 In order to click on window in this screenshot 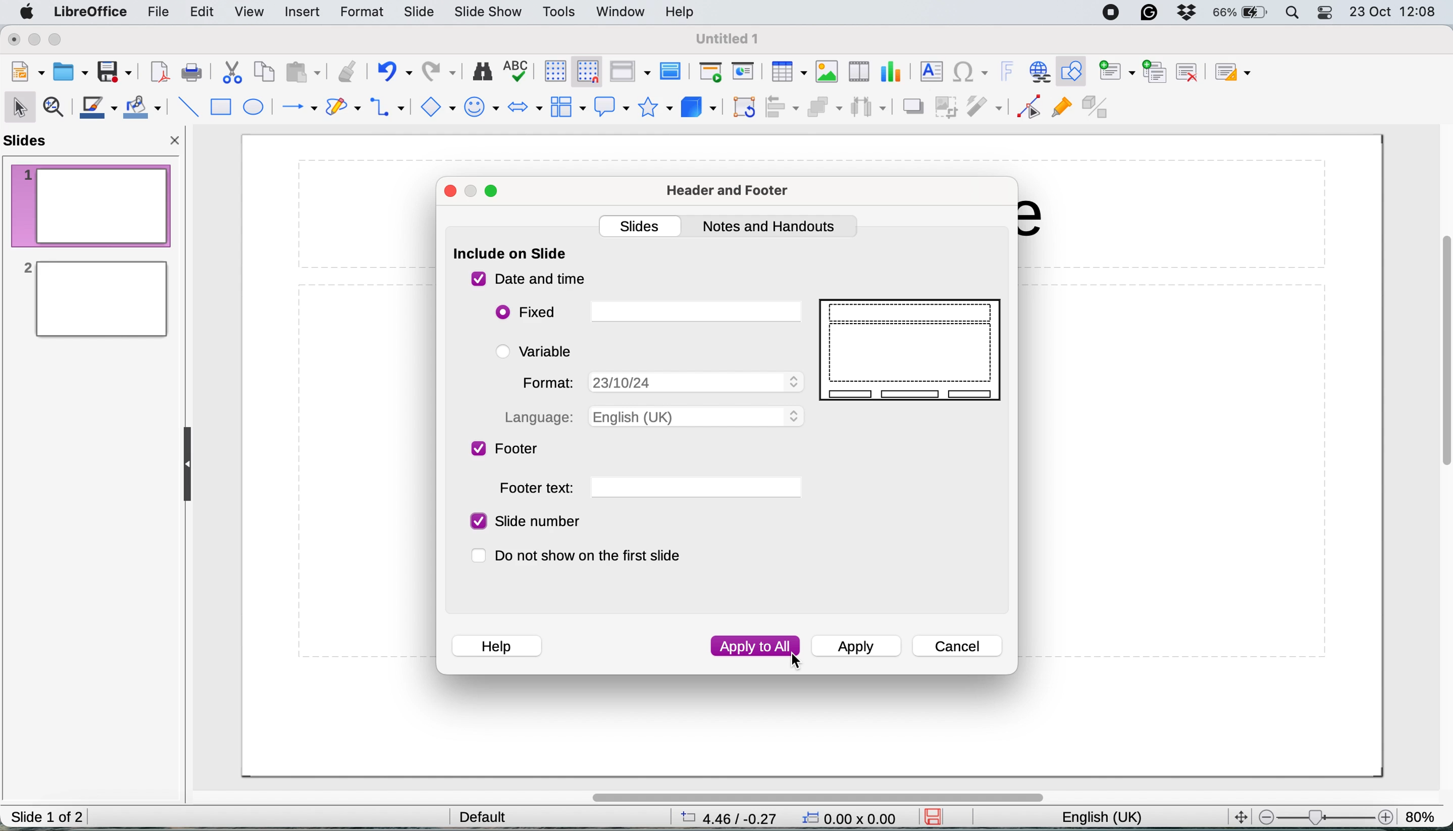, I will do `click(621, 13)`.